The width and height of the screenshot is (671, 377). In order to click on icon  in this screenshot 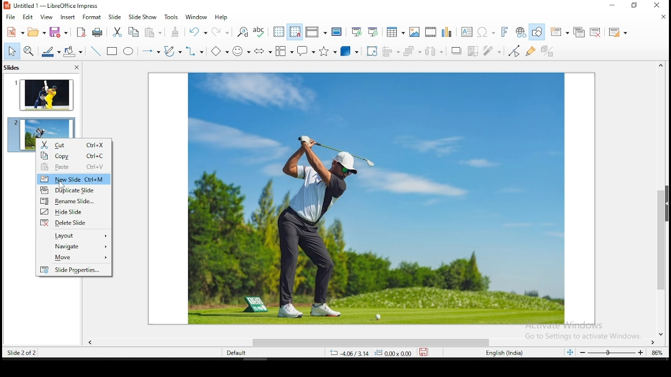, I will do `click(8, 5)`.